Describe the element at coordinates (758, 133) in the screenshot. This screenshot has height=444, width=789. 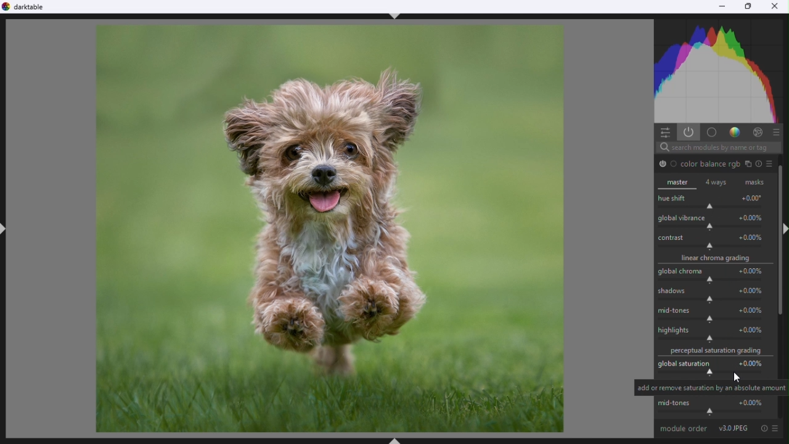
I see `Effect` at that location.